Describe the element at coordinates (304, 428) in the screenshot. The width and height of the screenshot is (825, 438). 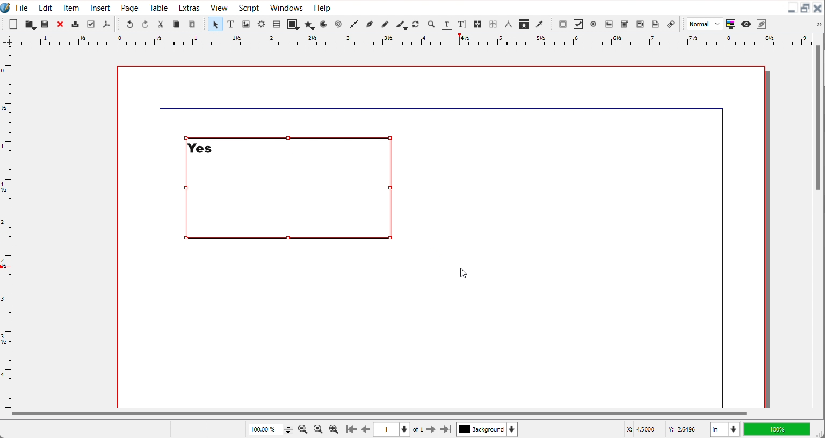
I see `Zoom Out` at that location.